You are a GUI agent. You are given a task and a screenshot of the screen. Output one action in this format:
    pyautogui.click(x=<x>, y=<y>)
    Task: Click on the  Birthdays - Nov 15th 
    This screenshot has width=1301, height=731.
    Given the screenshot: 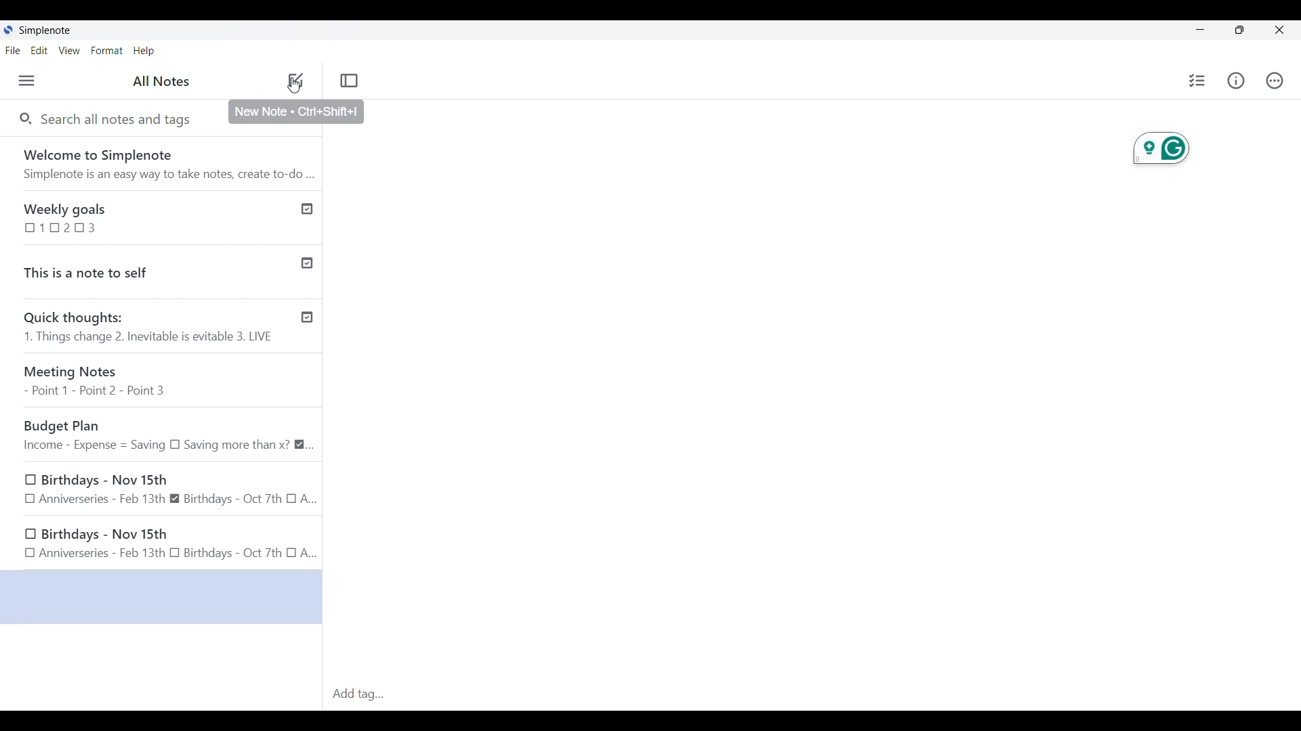 What is the action you would take?
    pyautogui.click(x=169, y=489)
    